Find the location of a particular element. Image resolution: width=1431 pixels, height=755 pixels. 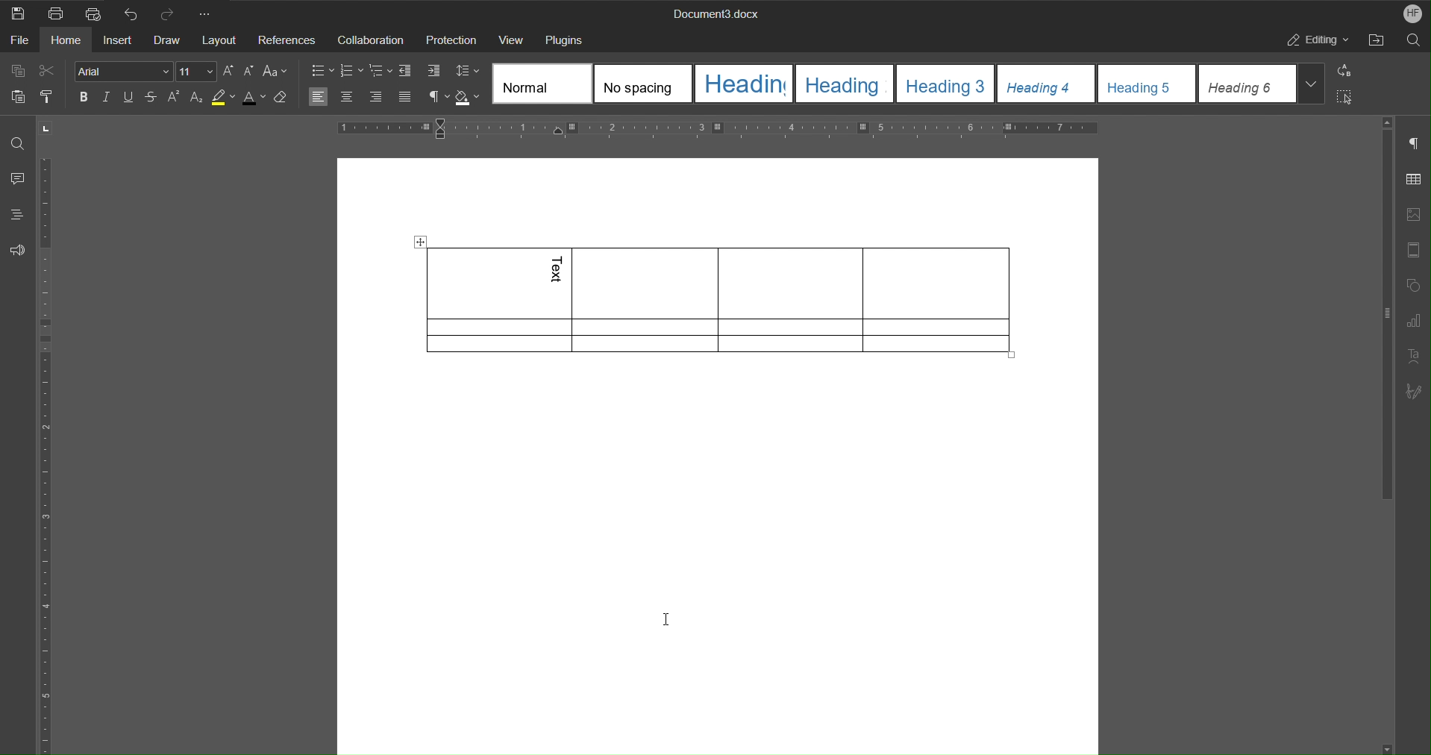

Increase Indent is located at coordinates (435, 72).